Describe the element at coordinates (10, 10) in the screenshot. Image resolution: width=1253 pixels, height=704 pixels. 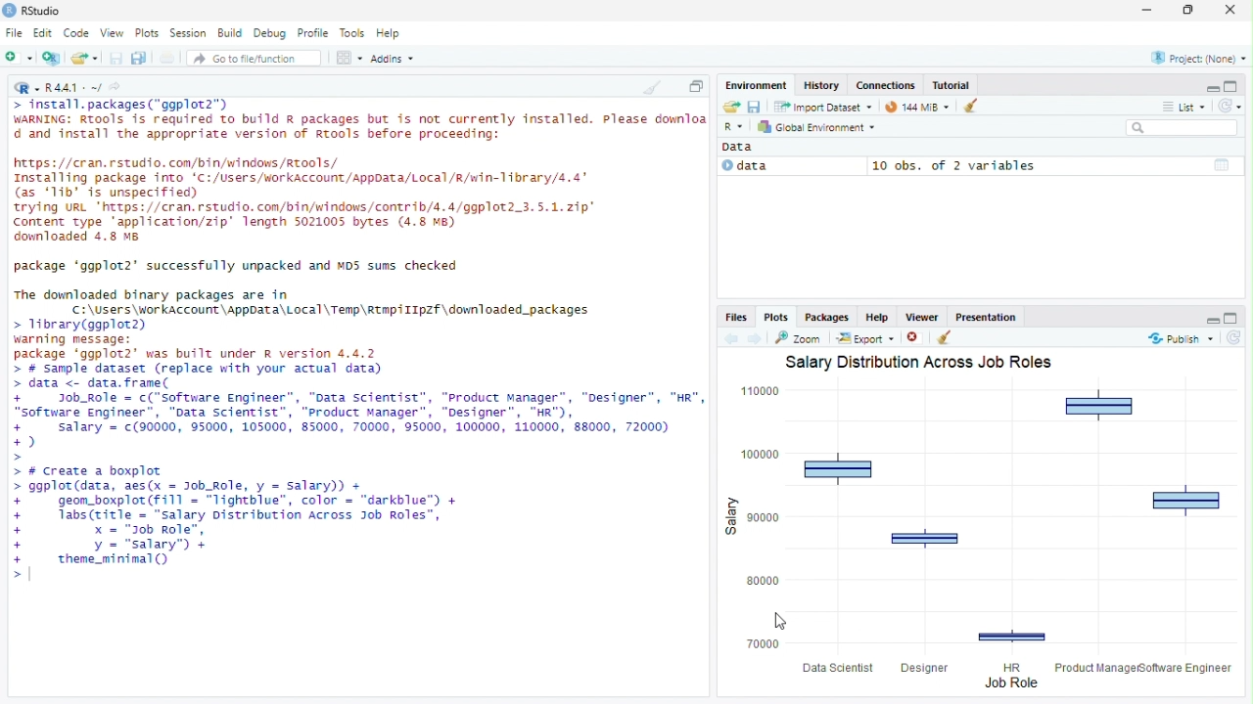
I see `Logo` at that location.